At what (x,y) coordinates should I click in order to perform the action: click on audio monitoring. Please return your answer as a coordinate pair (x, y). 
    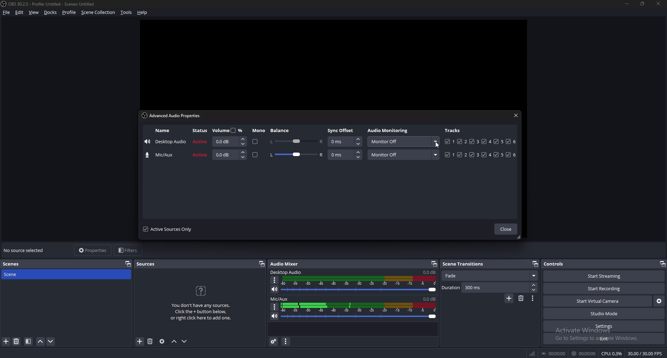
    Looking at the image, I should click on (403, 155).